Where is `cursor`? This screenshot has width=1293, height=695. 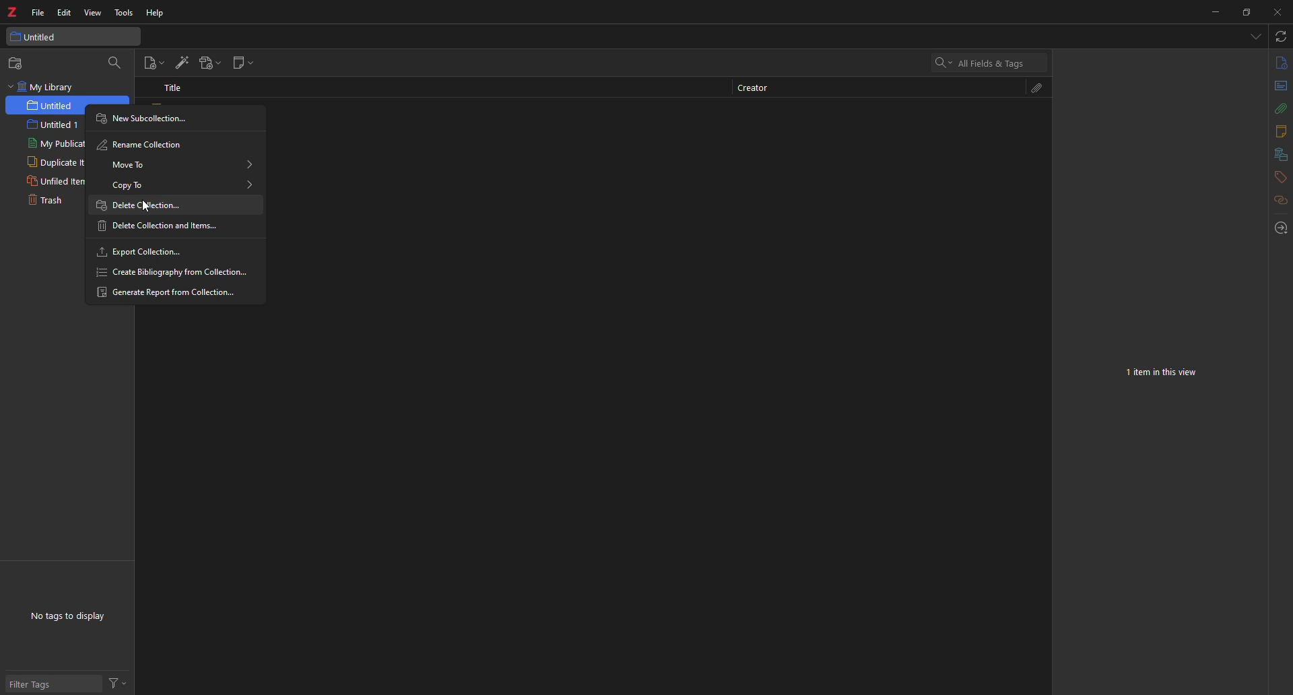
cursor is located at coordinates (145, 207).